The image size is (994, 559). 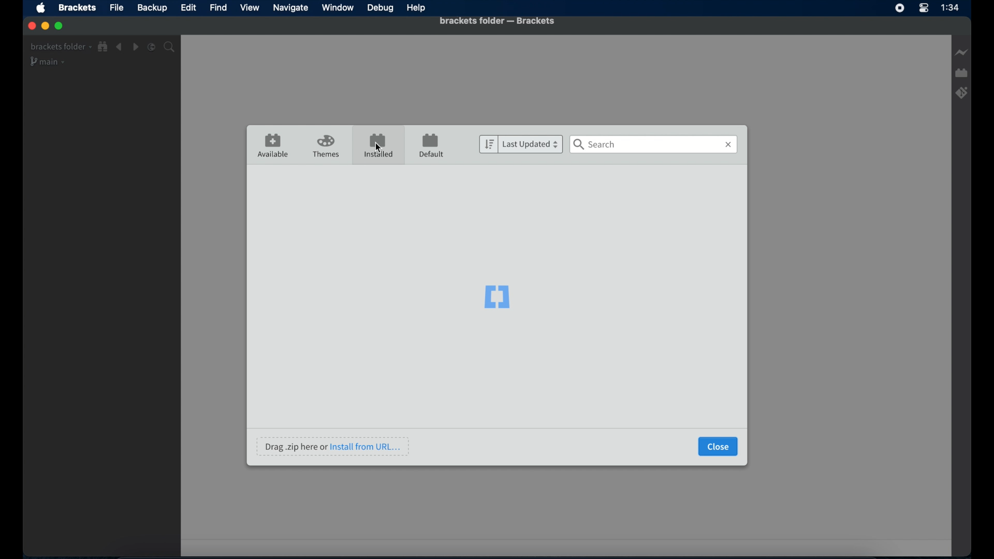 What do you see at coordinates (718, 447) in the screenshot?
I see `close` at bounding box center [718, 447].